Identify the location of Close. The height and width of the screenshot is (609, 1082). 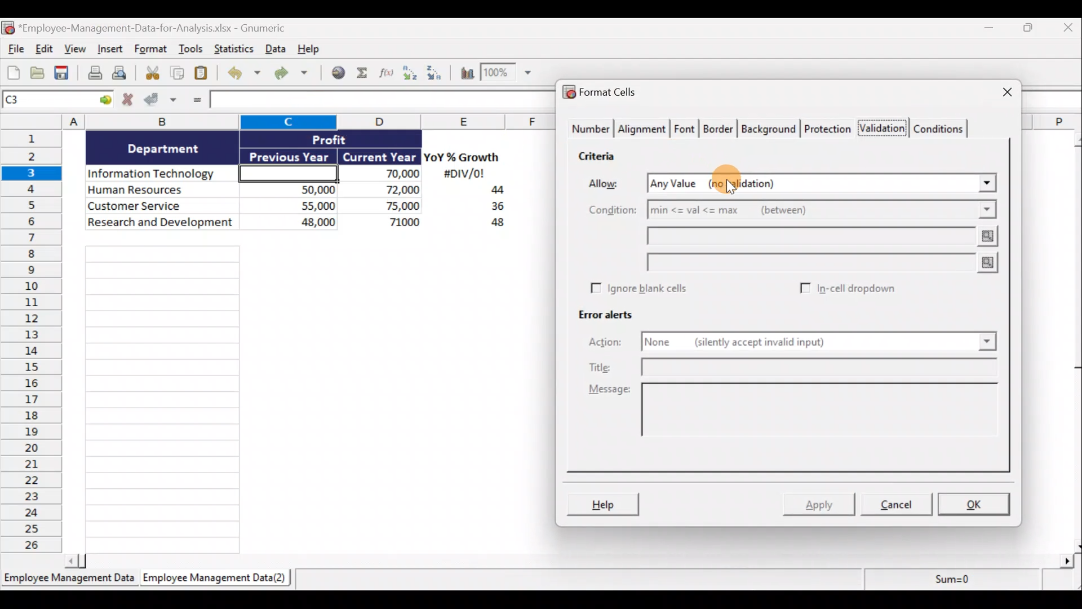
(997, 93).